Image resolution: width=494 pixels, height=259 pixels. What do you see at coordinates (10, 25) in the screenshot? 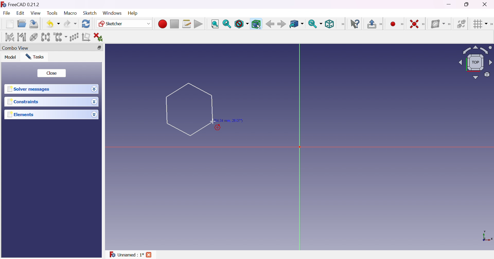
I see `New` at bounding box center [10, 25].